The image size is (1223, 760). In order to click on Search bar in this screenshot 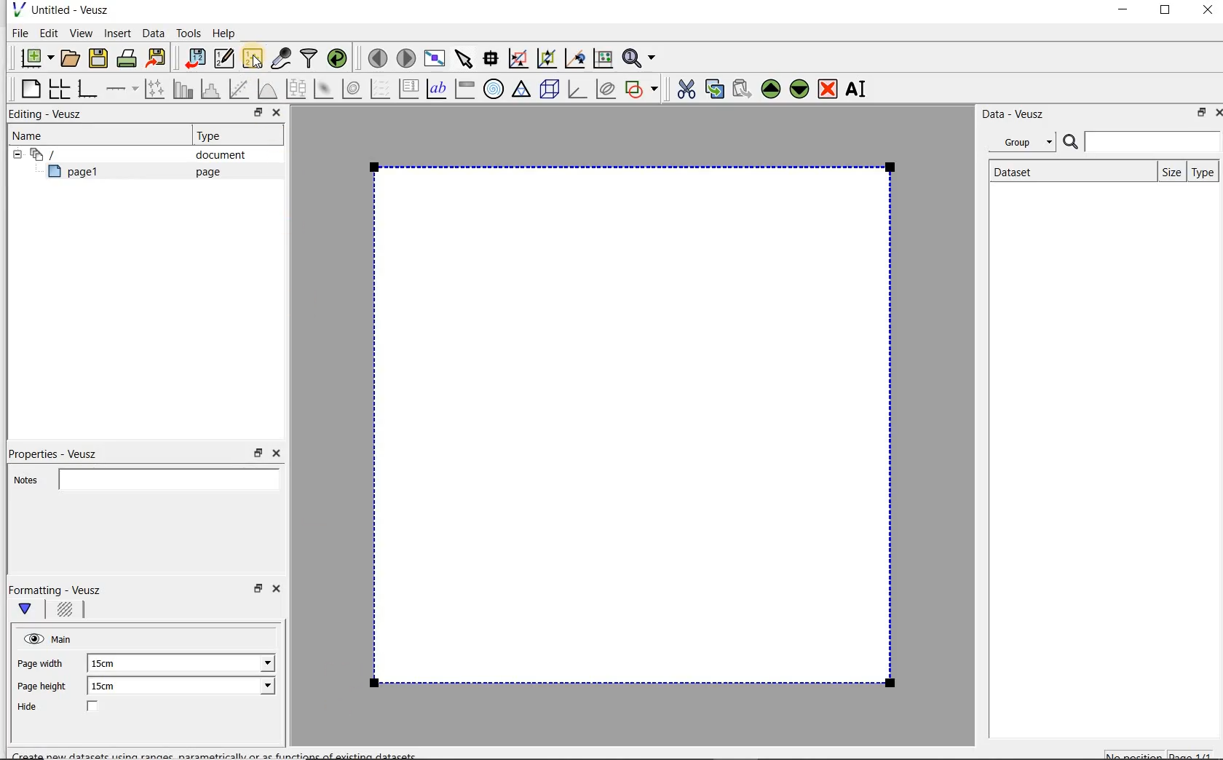, I will do `click(1142, 140)`.